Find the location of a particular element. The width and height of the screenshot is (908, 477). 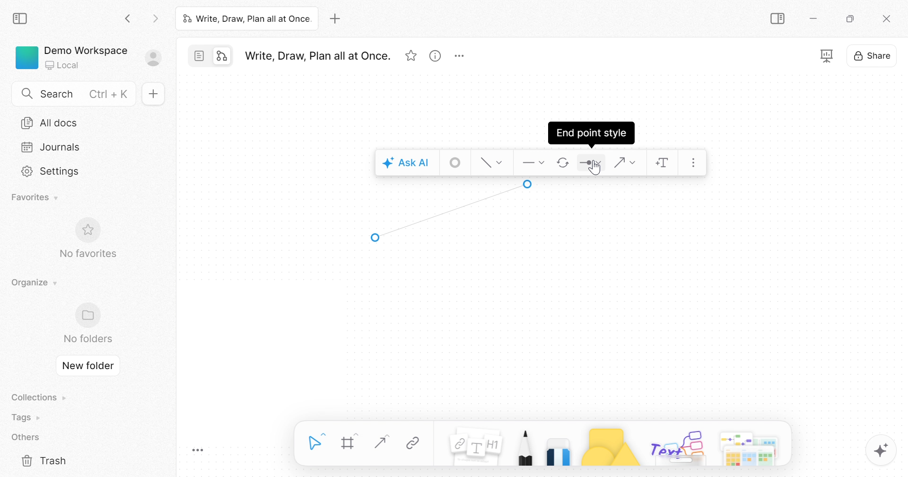

Sign in is located at coordinates (158, 59).